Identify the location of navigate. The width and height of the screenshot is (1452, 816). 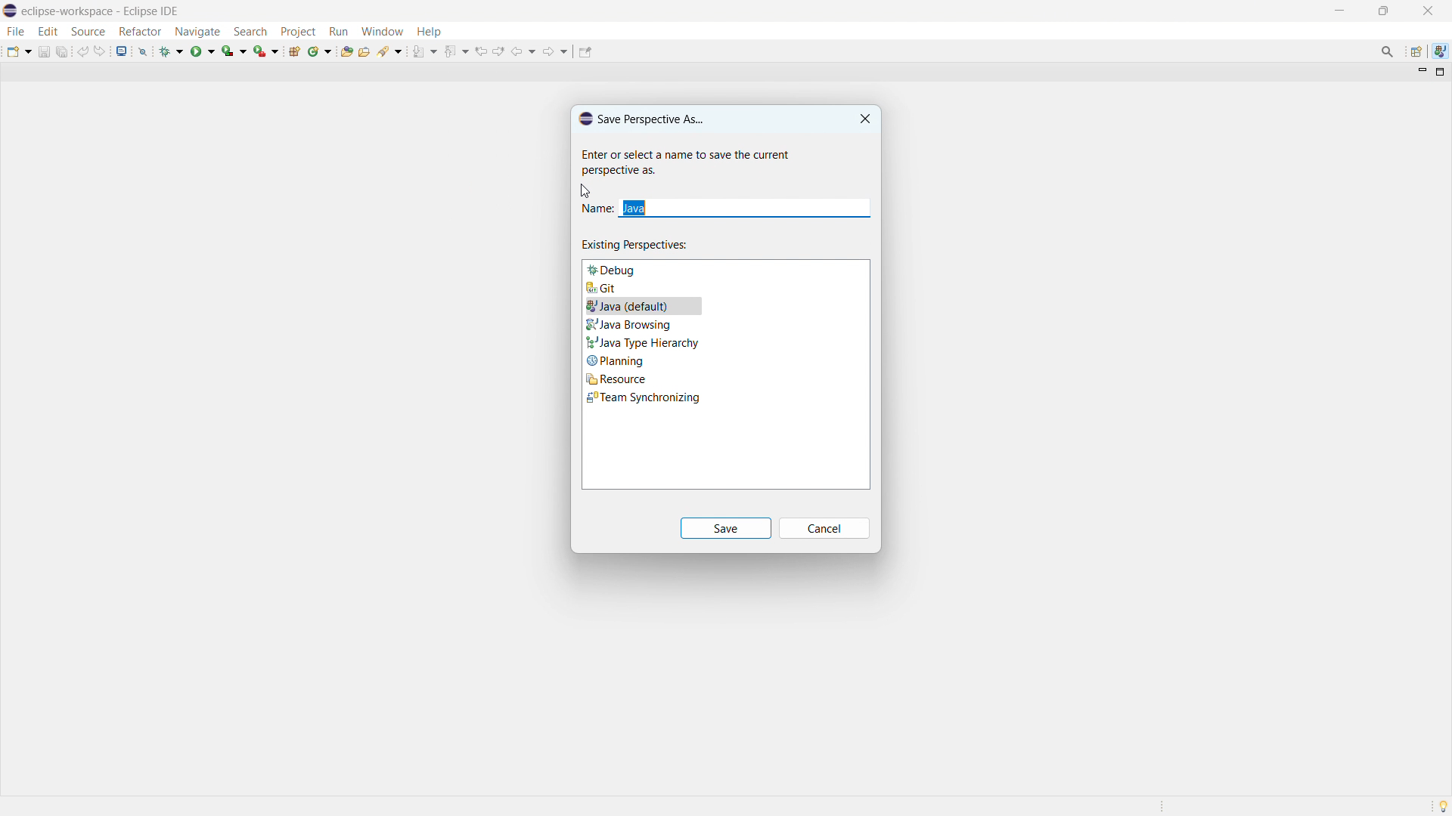
(197, 31).